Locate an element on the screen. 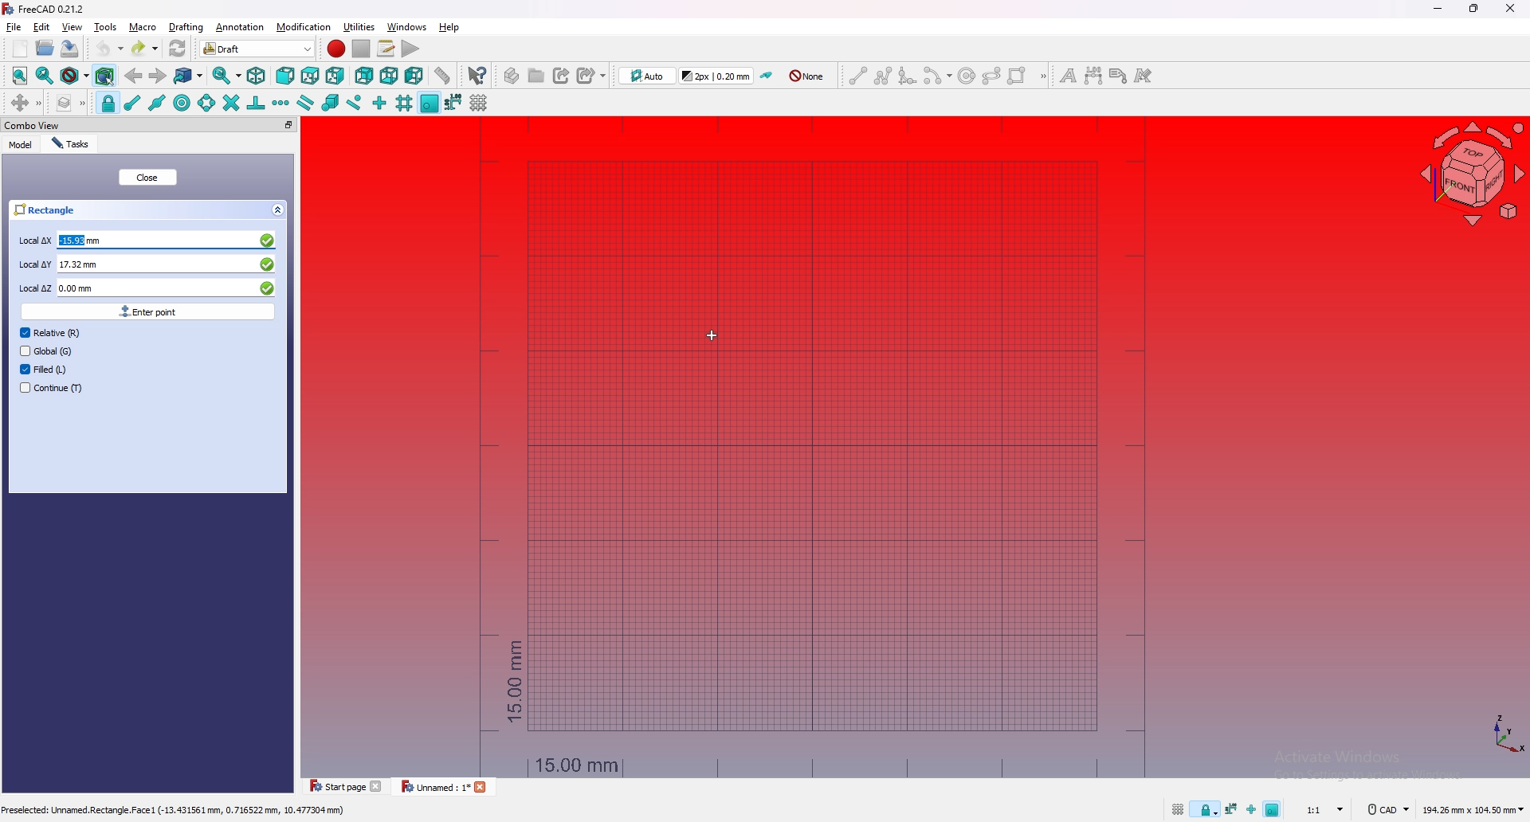 This screenshot has height=822, width=1530. polyline is located at coordinates (883, 76).